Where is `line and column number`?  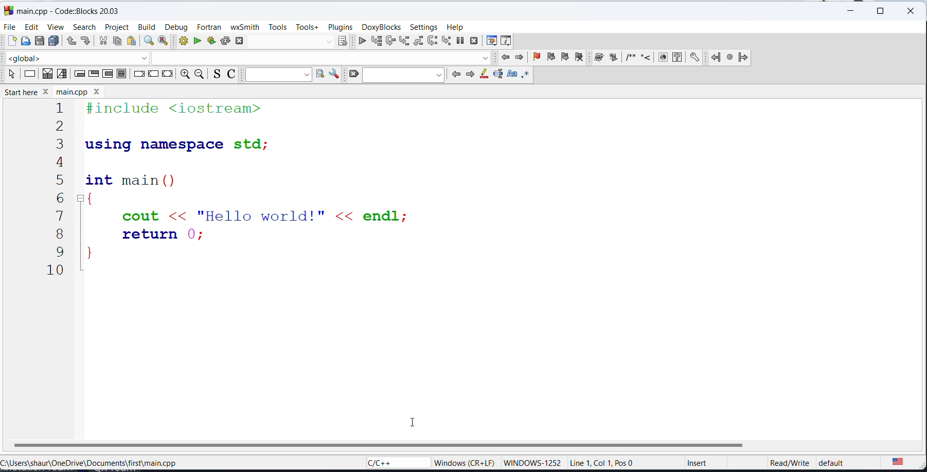
line and column number is located at coordinates (603, 463).